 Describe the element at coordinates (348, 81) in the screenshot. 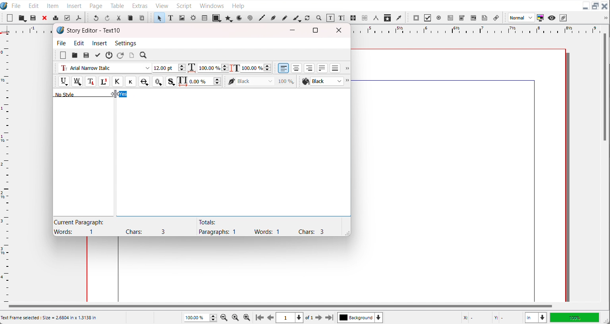

I see `Drop down box` at that location.